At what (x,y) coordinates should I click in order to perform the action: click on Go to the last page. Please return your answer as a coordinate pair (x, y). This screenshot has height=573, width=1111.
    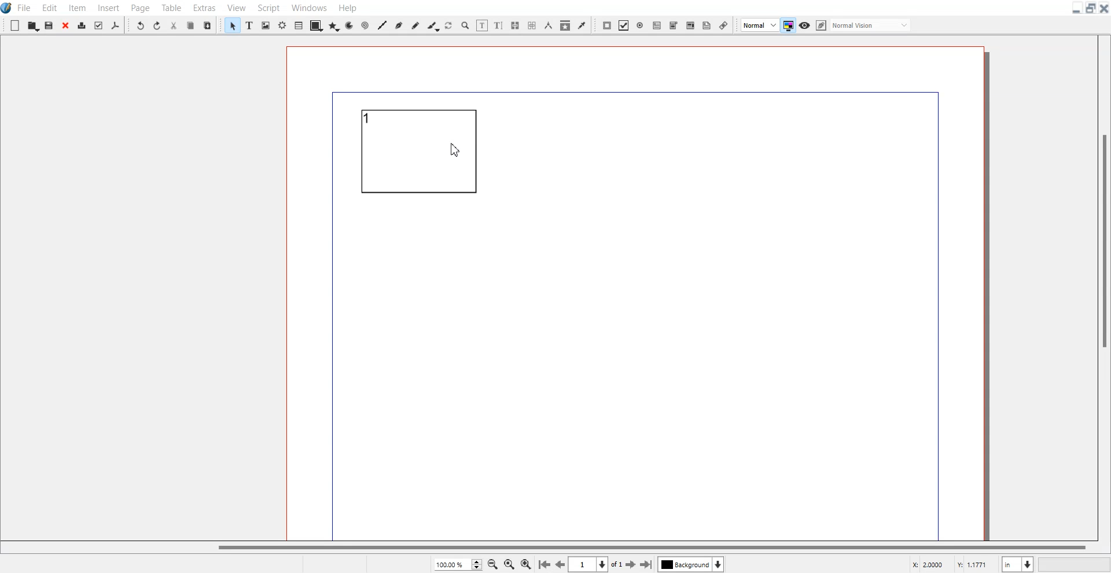
    Looking at the image, I should click on (646, 564).